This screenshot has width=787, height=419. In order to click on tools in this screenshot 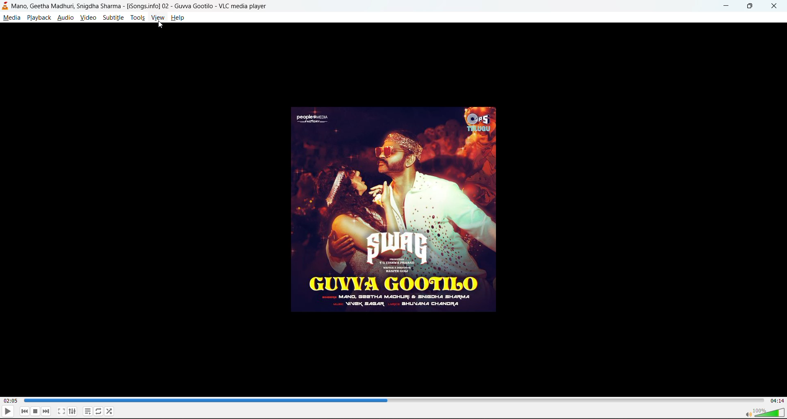, I will do `click(138, 17)`.